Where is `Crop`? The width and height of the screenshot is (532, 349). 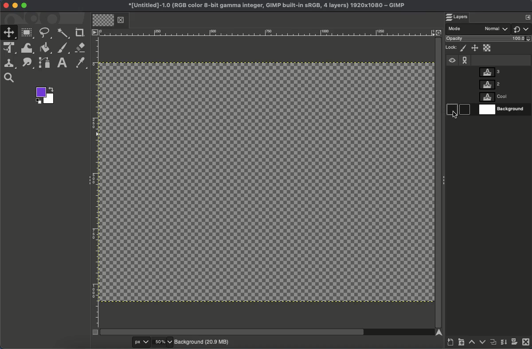 Crop is located at coordinates (80, 32).